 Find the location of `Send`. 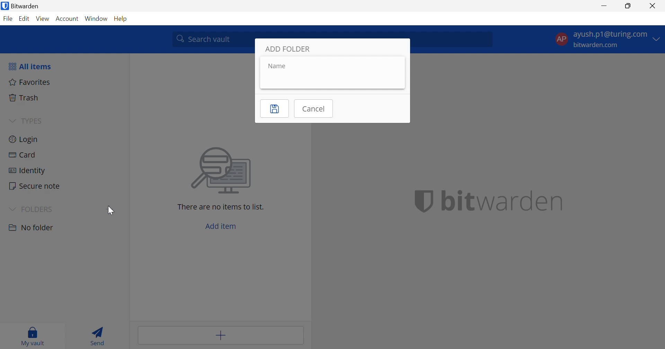

Send is located at coordinates (98, 336).